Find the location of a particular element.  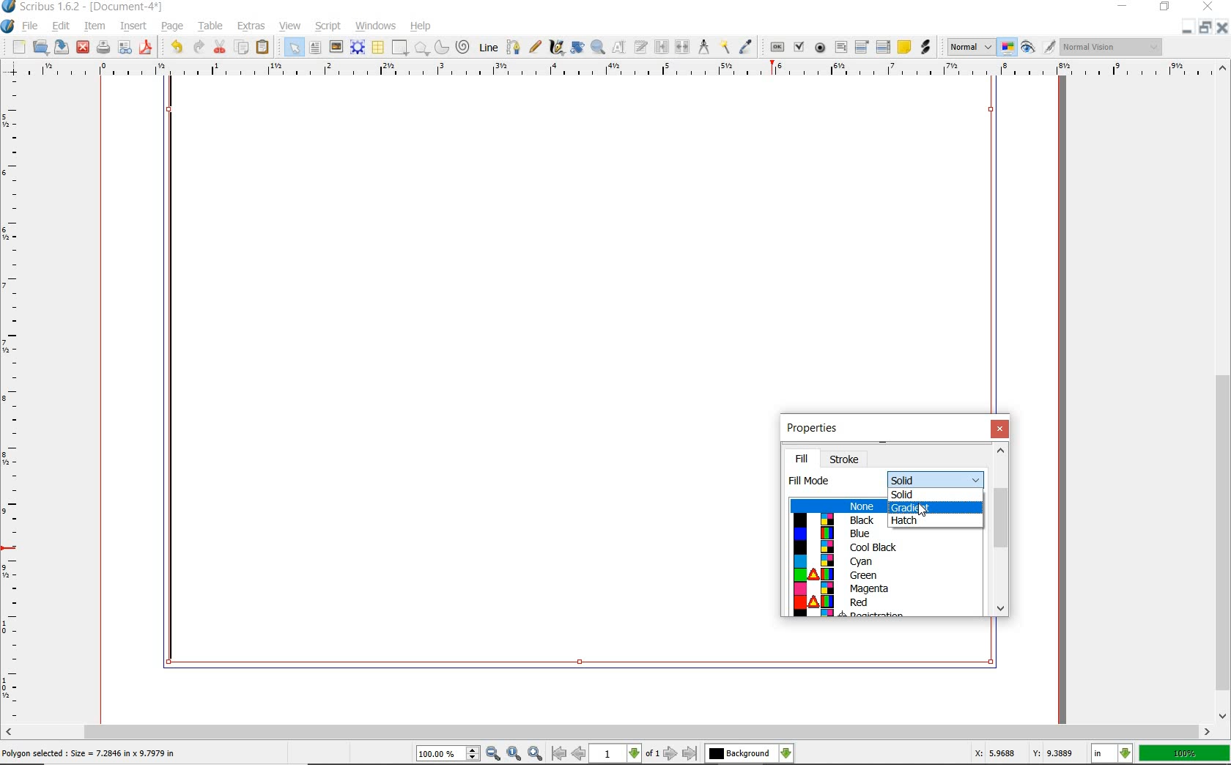

pdf text field is located at coordinates (840, 47).